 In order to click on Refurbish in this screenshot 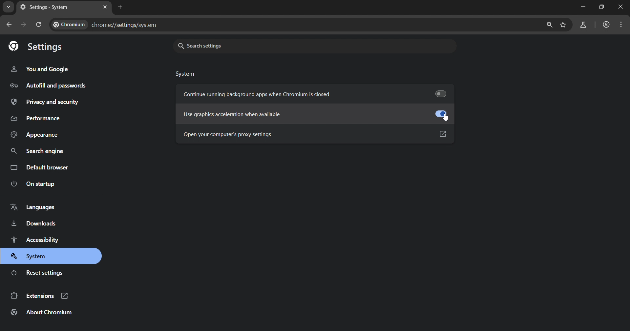, I will do `click(440, 114)`.